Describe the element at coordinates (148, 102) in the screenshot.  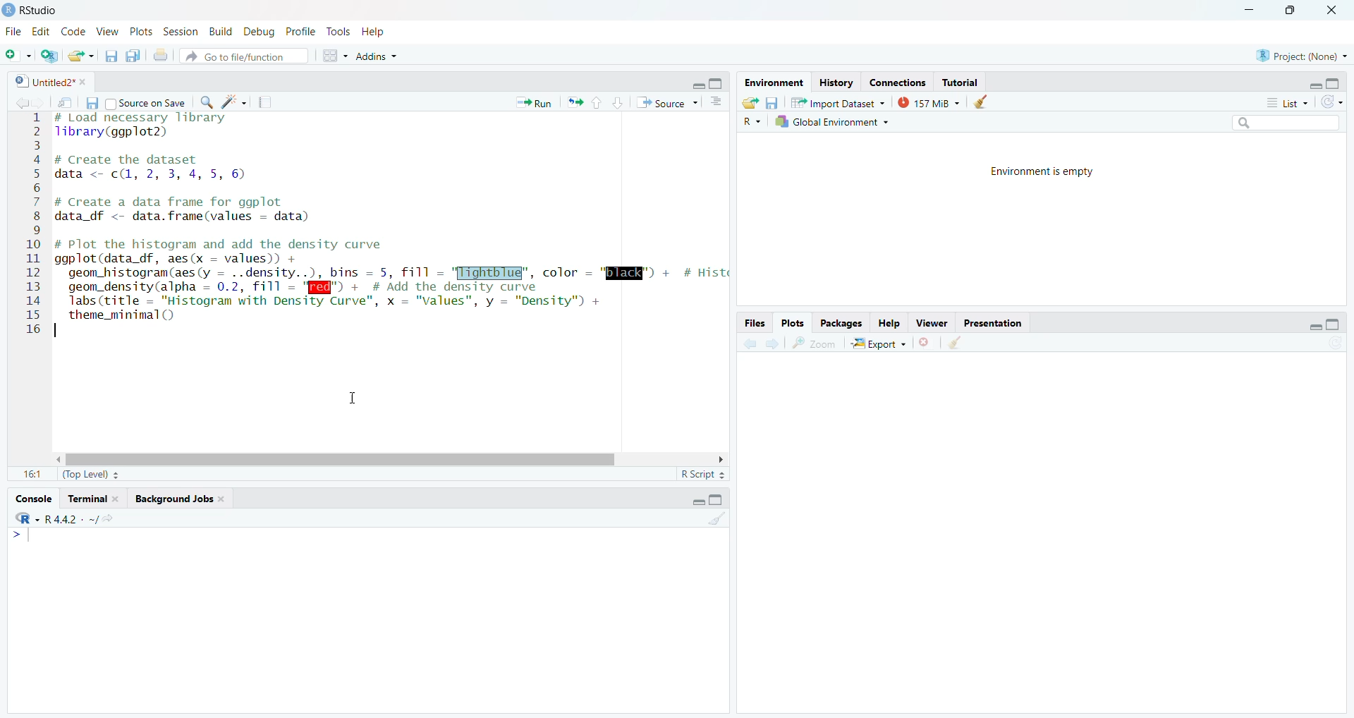
I see `| Source on Save` at that location.